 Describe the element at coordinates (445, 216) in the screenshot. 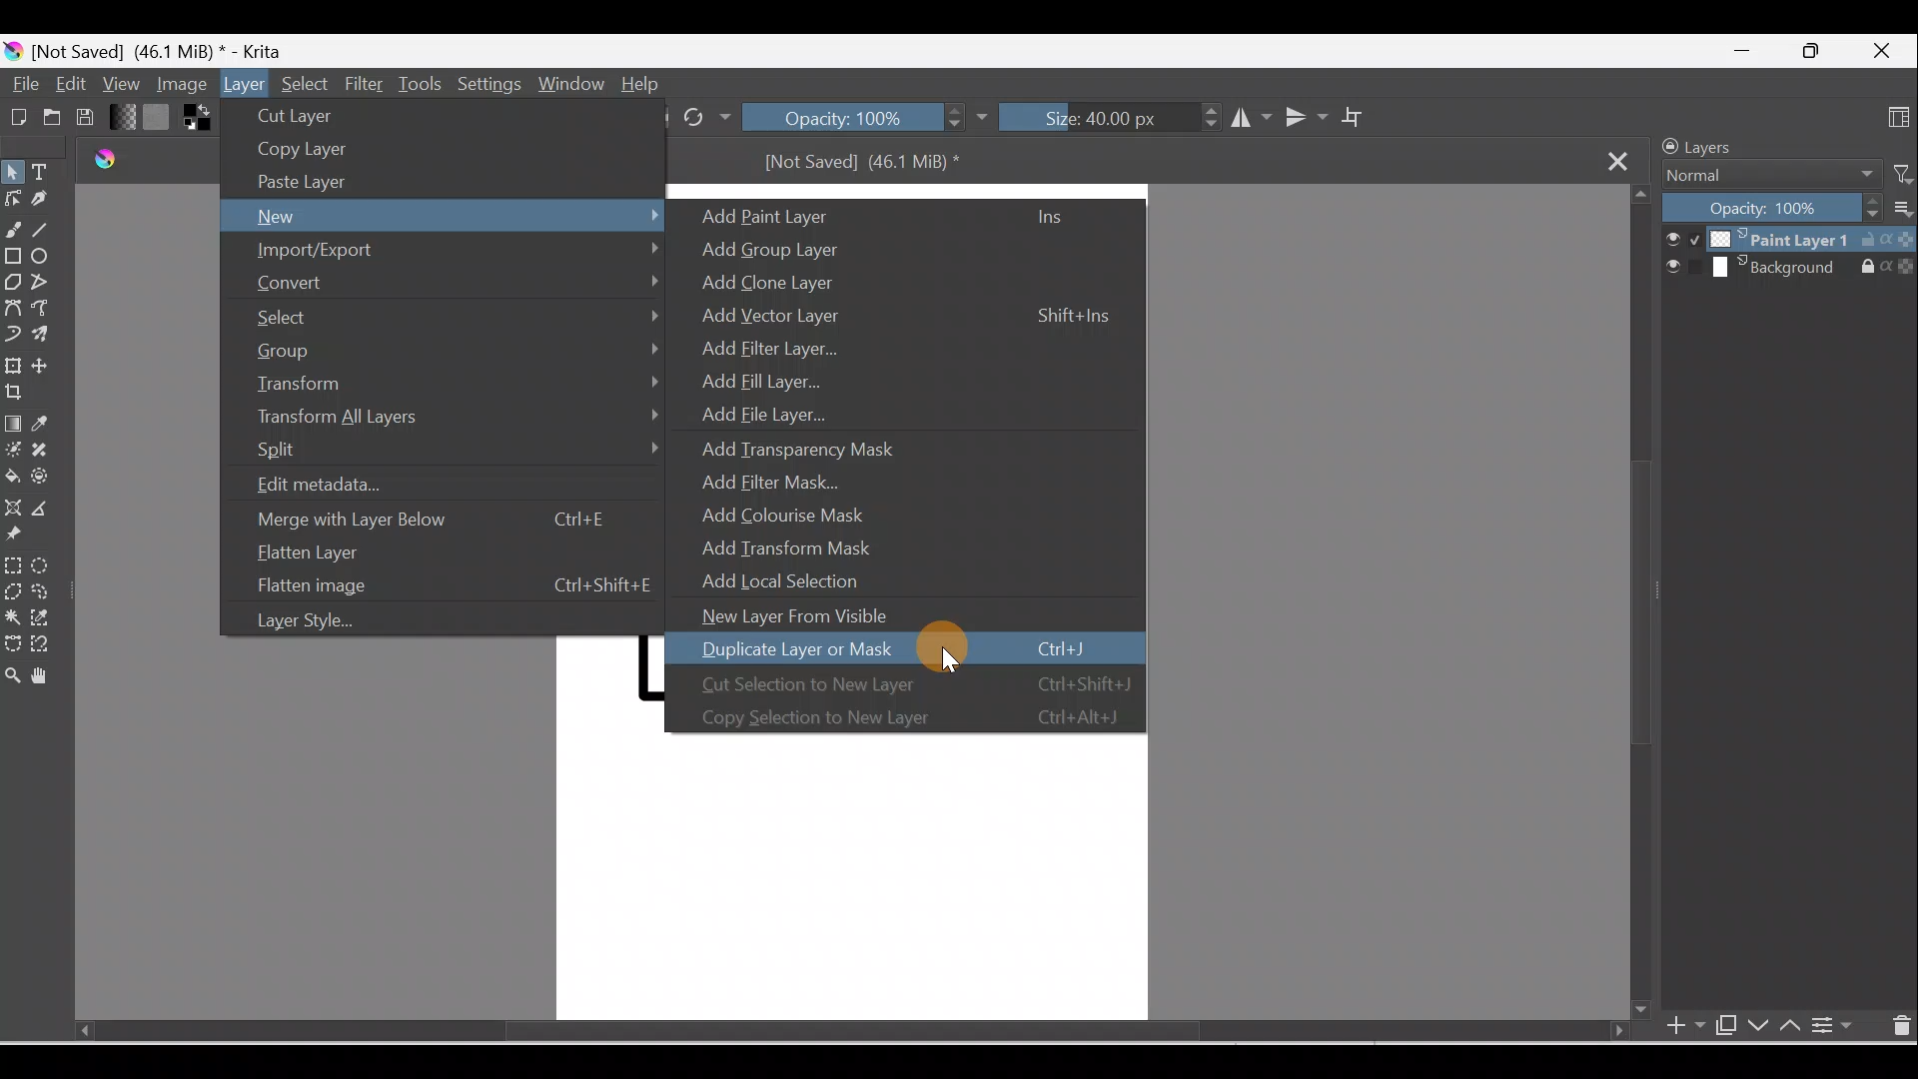

I see `New` at that location.